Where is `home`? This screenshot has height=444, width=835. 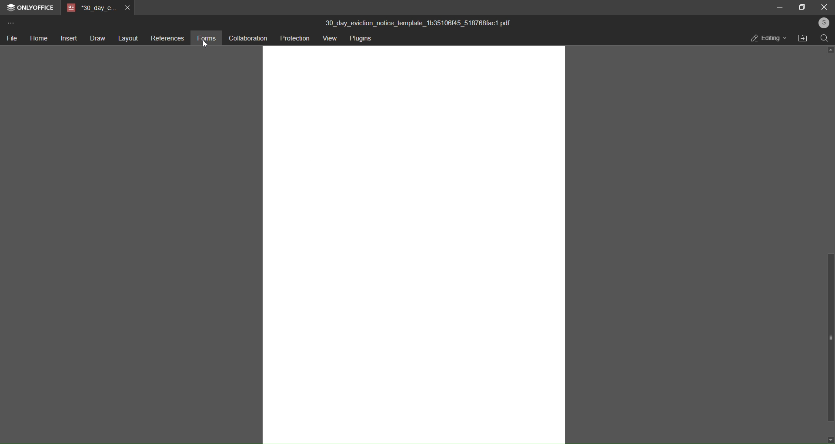
home is located at coordinates (38, 39).